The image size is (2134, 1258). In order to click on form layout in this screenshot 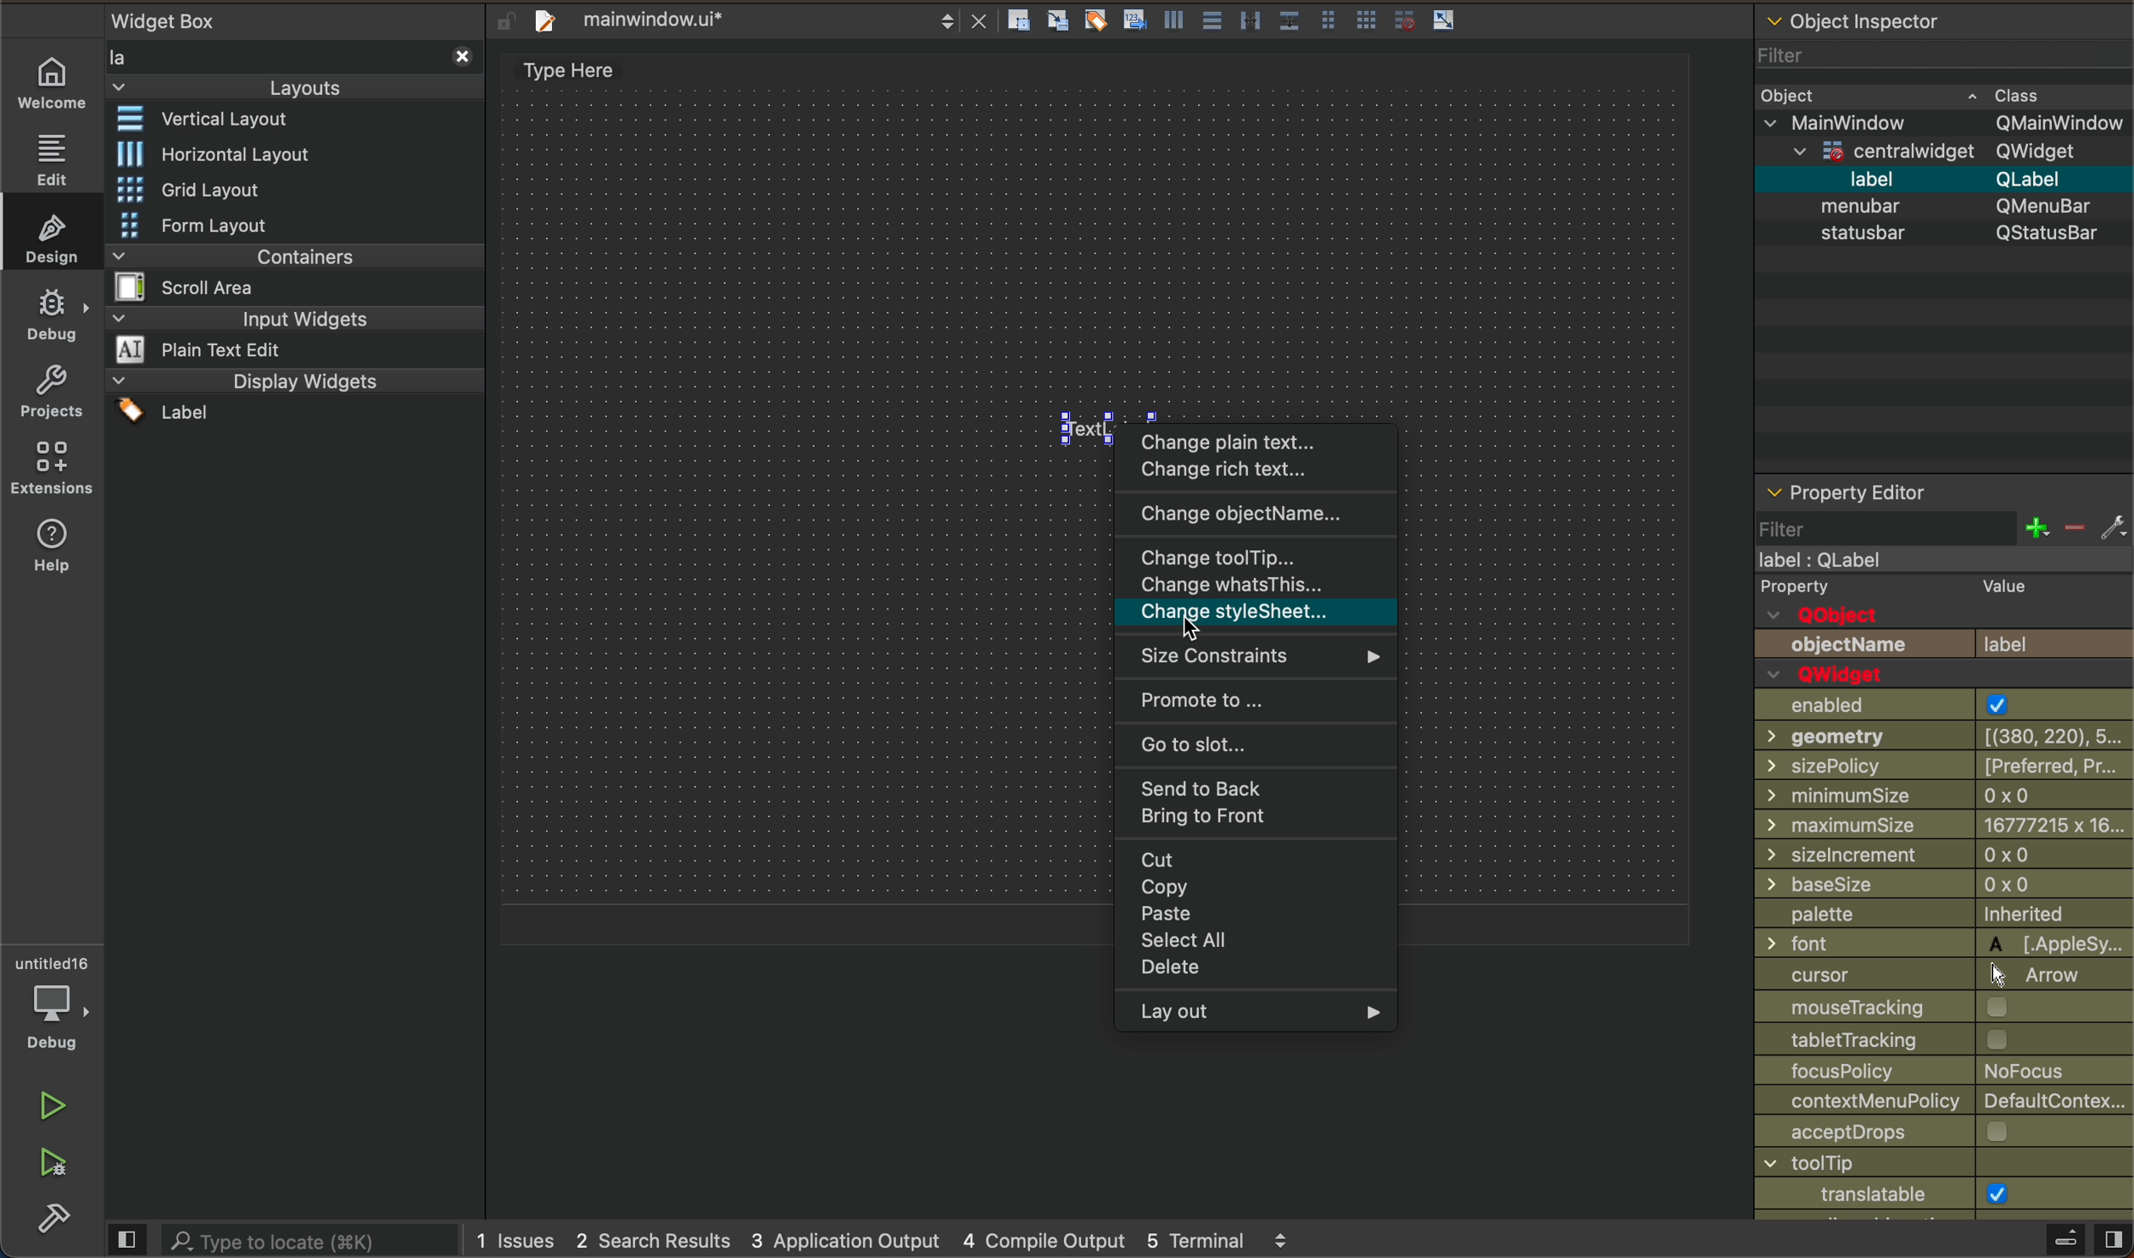, I will do `click(234, 225)`.